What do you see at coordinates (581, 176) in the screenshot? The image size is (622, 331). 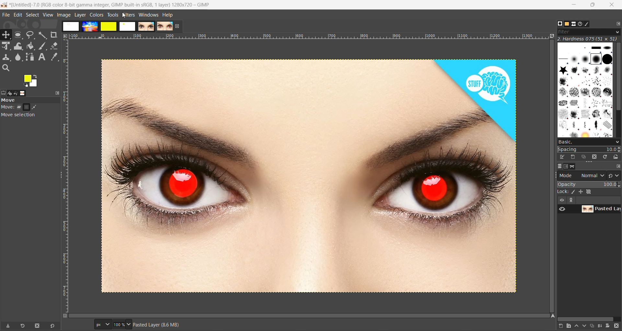 I see `mode` at bounding box center [581, 176].